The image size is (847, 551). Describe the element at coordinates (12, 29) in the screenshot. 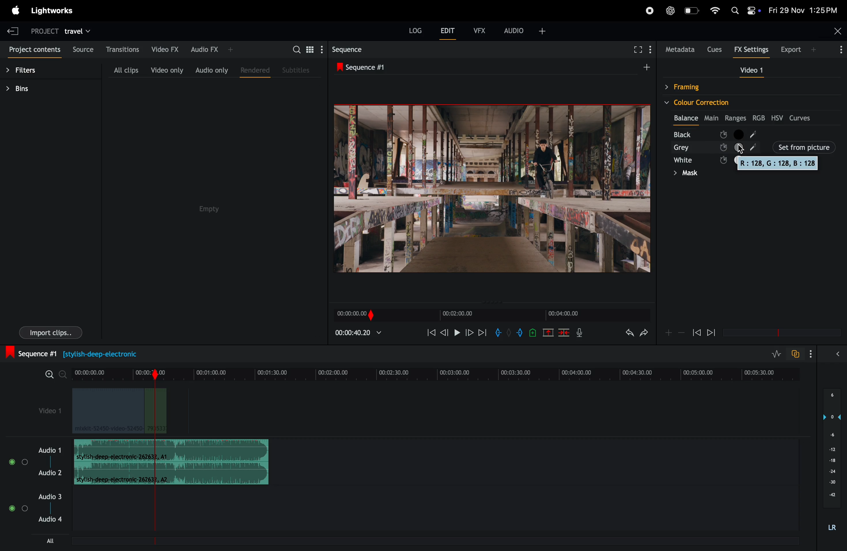

I see `exit` at that location.